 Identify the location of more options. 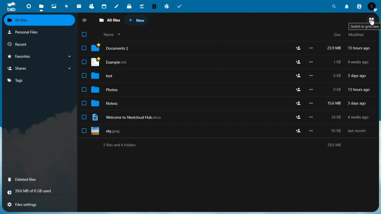
(311, 131).